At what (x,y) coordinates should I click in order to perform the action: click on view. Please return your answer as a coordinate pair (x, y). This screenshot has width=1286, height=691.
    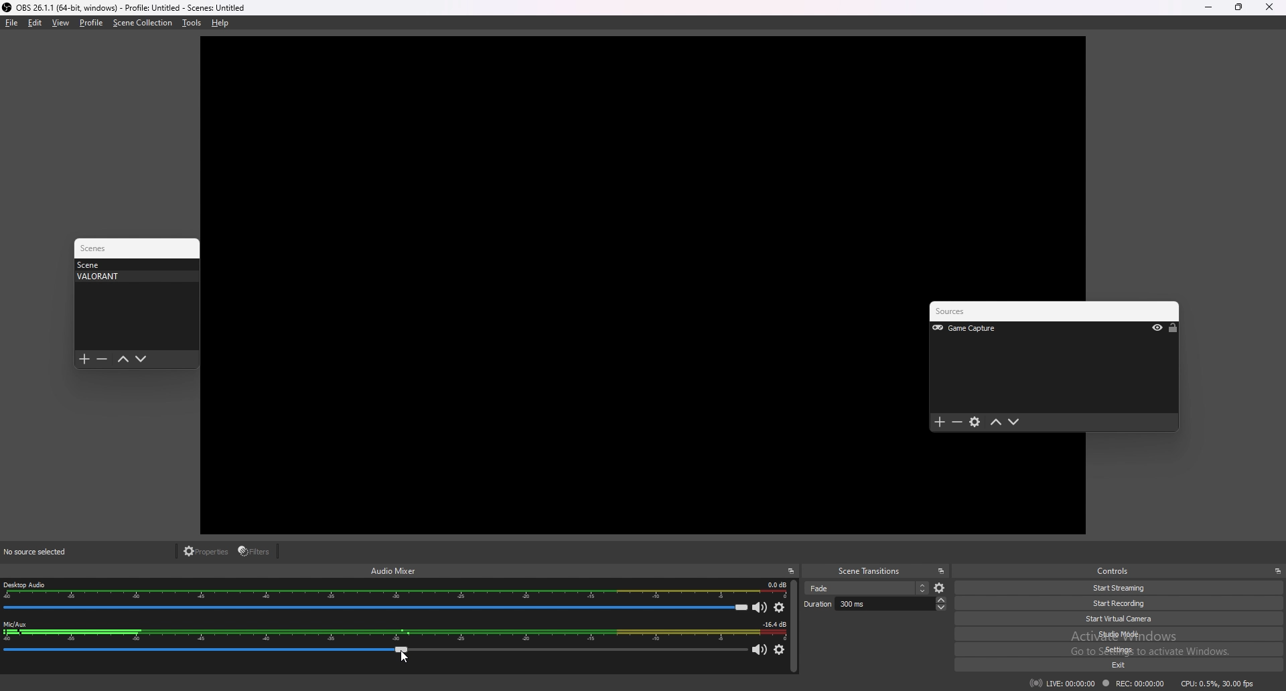
    Looking at the image, I should click on (62, 22).